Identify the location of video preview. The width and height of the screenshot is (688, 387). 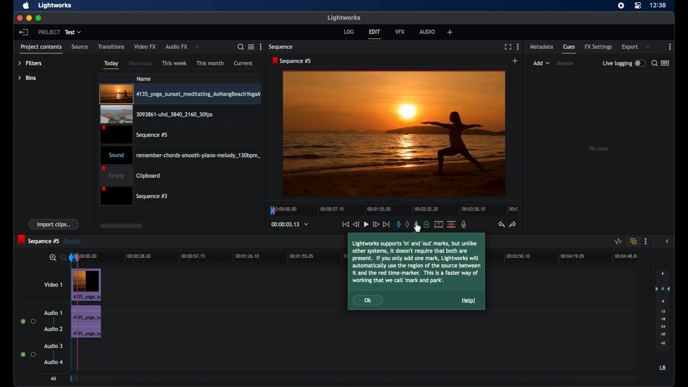
(394, 133).